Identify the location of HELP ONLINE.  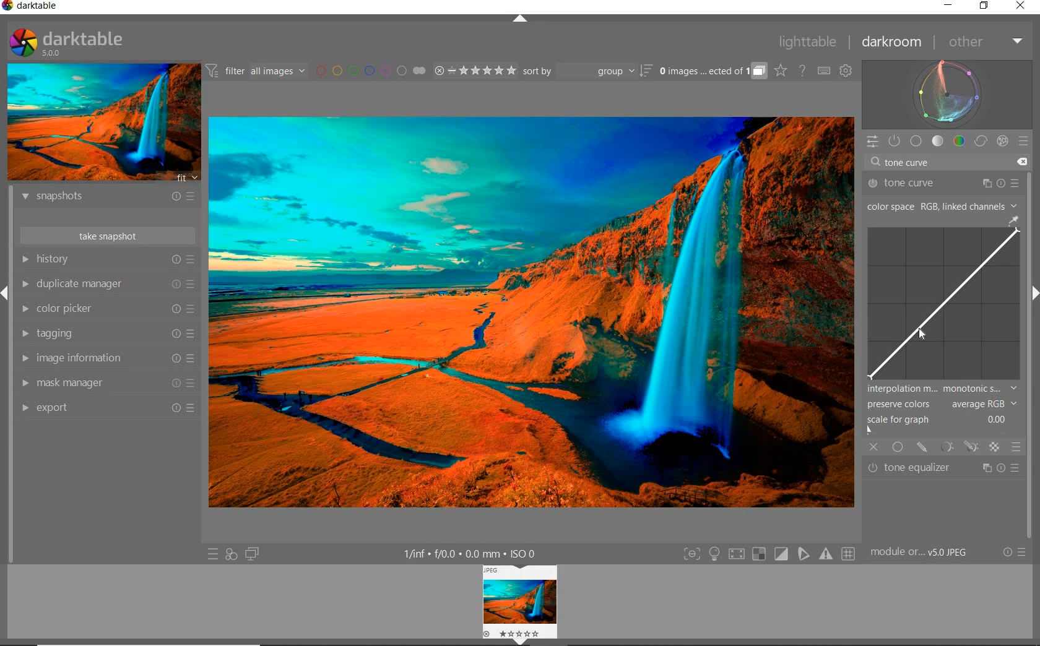
(802, 71).